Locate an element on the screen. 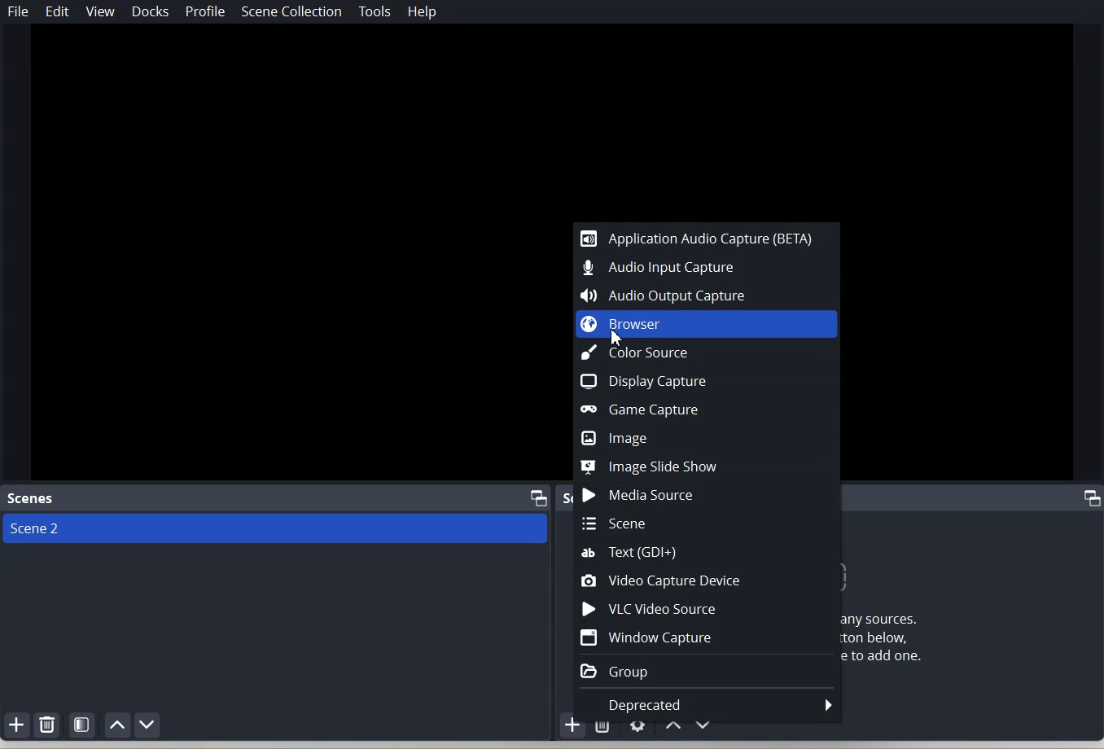 The image size is (1104, 749). Maximize is located at coordinates (540, 497).